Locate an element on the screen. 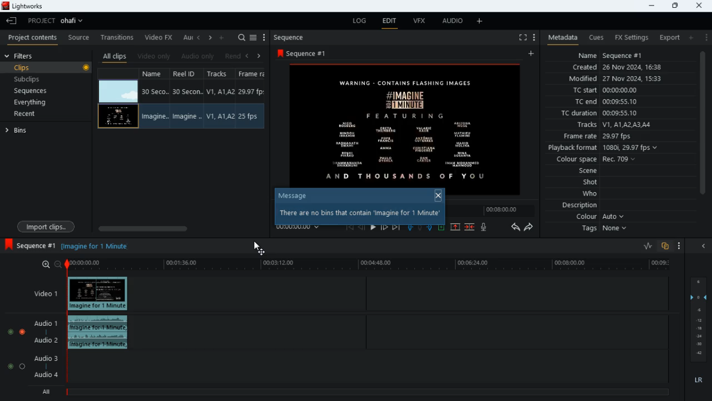  tc end is located at coordinates (610, 102).